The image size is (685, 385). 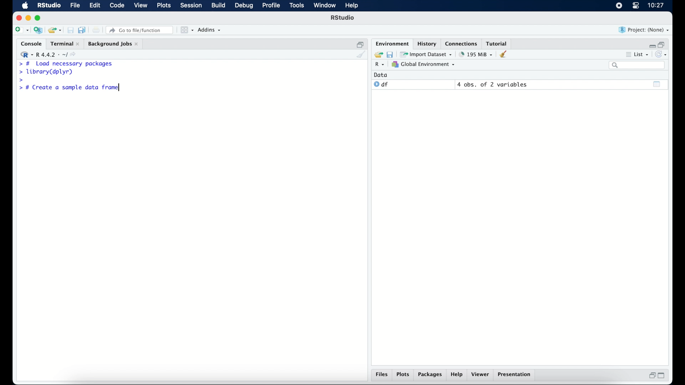 What do you see at coordinates (377, 54) in the screenshot?
I see `load workspace` at bounding box center [377, 54].